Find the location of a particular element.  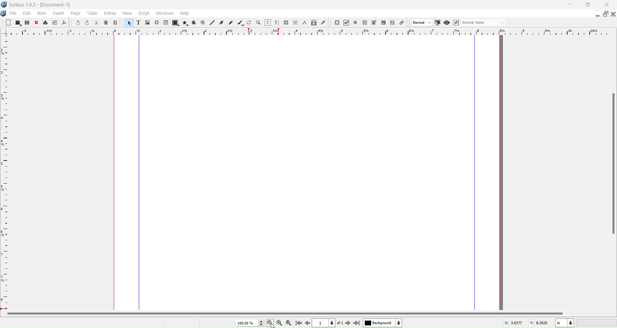

Freehand Line is located at coordinates (231, 23).